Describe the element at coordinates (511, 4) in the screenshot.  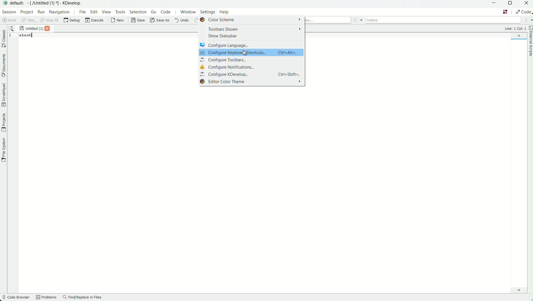
I see `maximize or restore` at that location.